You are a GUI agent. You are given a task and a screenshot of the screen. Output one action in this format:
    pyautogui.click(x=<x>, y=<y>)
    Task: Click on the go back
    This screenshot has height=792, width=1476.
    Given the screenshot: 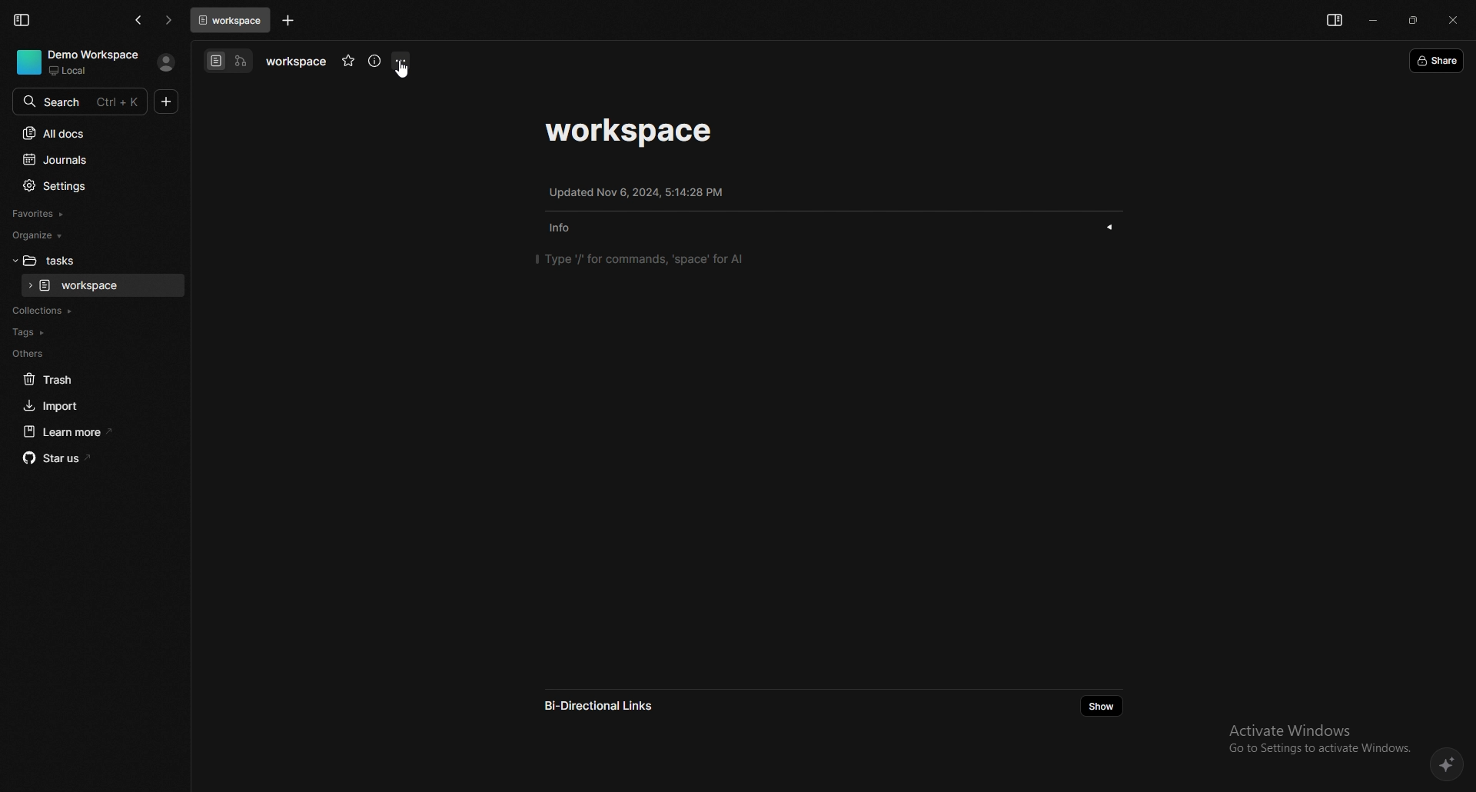 What is the action you would take?
    pyautogui.click(x=139, y=20)
    